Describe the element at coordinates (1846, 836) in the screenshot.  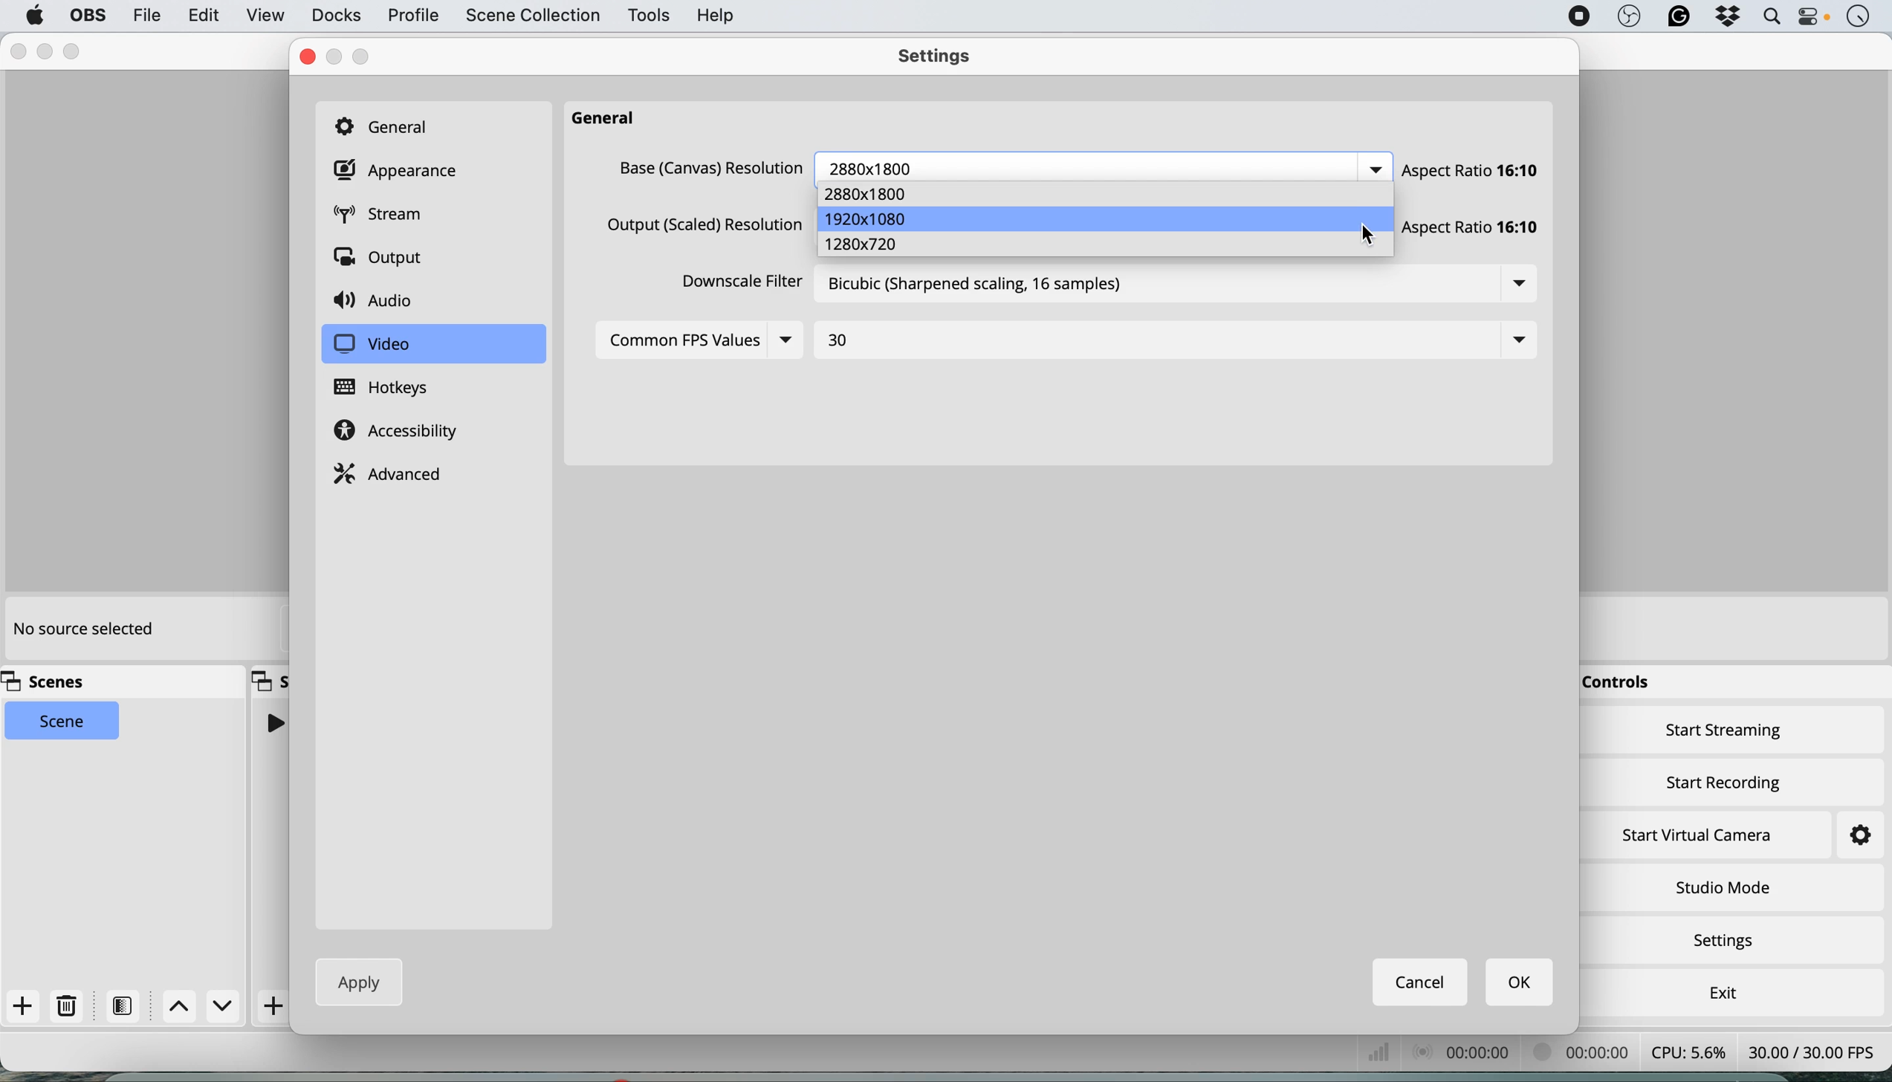
I see `settings` at that location.